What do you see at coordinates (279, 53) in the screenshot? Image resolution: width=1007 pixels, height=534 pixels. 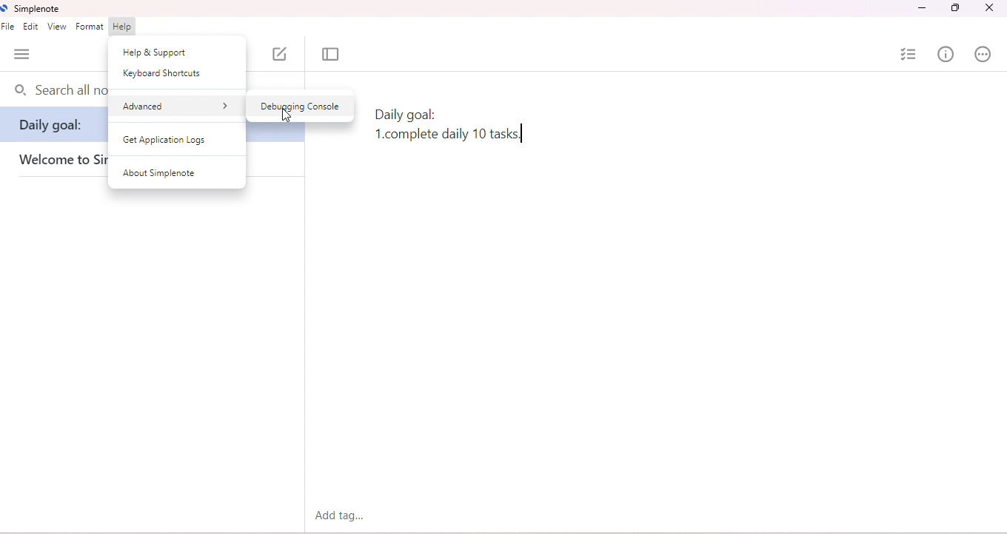 I see `new note` at bounding box center [279, 53].